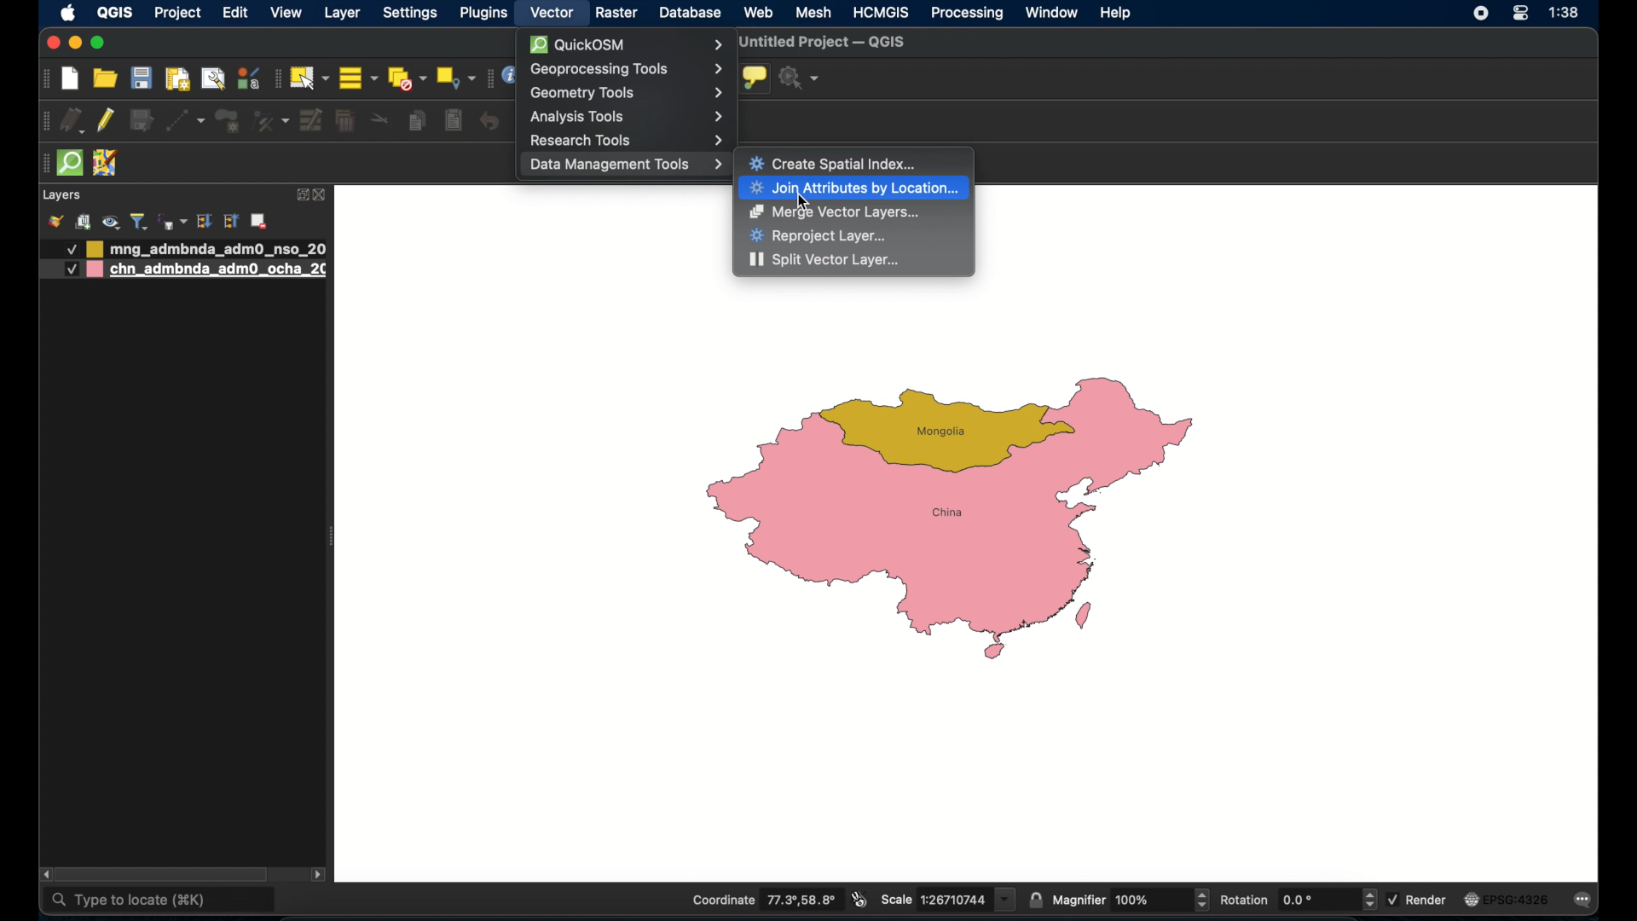 The image size is (1637, 921). Describe the element at coordinates (343, 14) in the screenshot. I see `layer` at that location.